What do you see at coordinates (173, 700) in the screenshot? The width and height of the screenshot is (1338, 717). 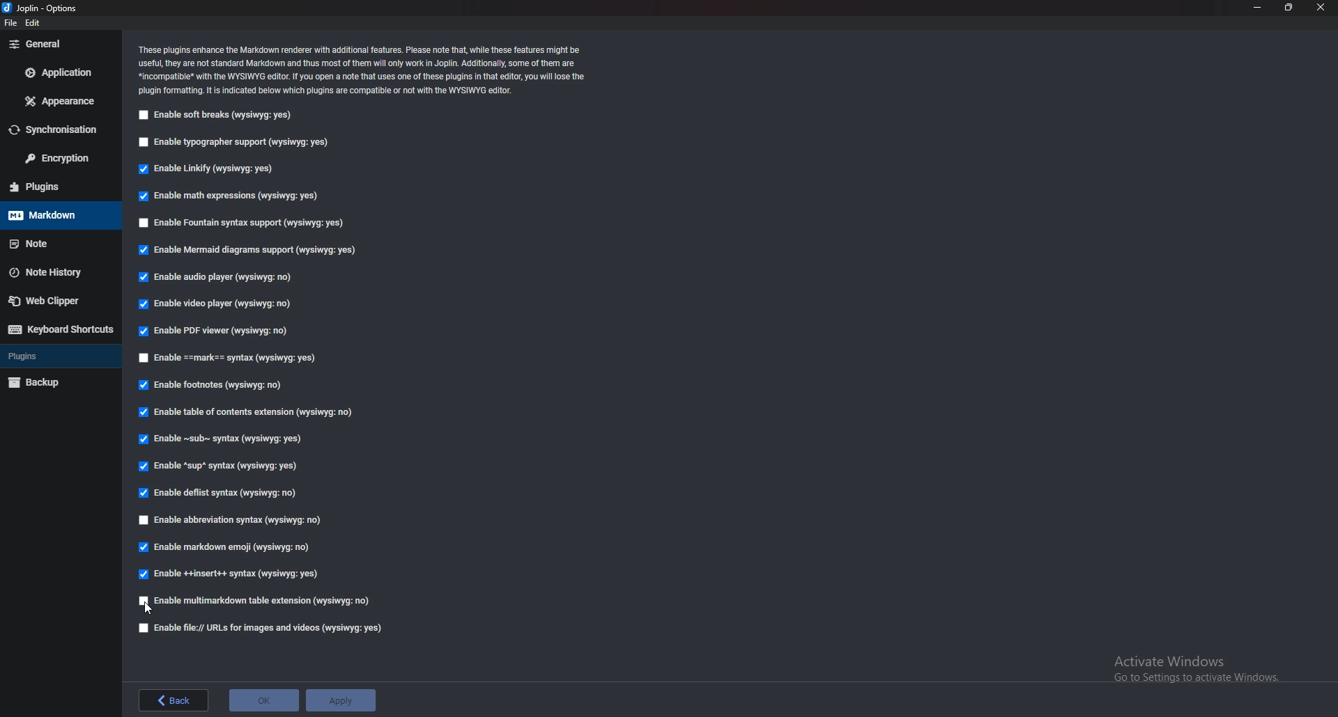 I see `back` at bounding box center [173, 700].